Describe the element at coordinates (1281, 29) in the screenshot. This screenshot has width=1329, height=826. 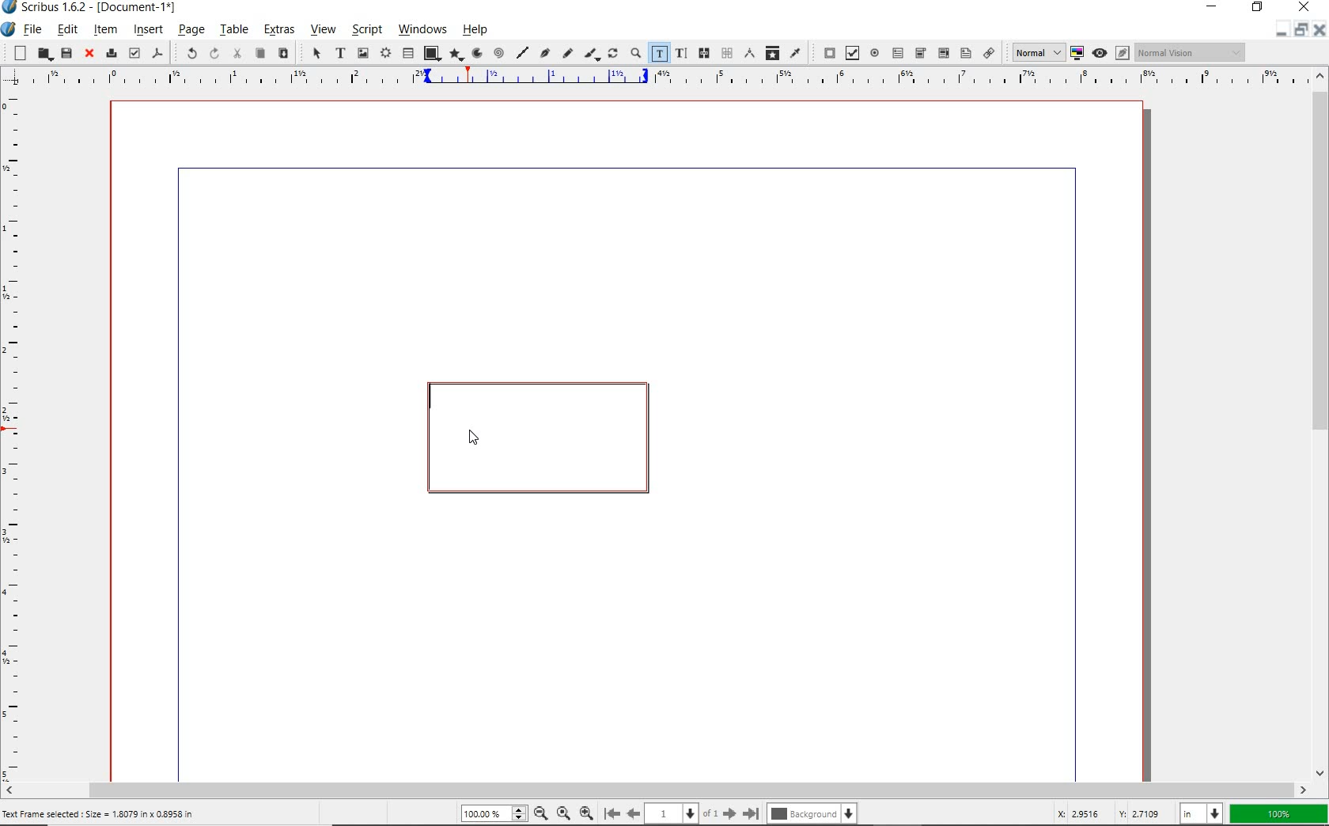
I see `Restore Down` at that location.